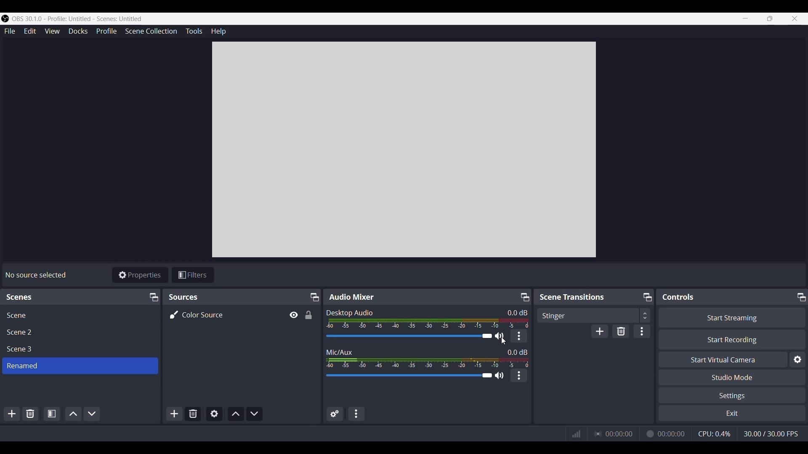 This screenshot has height=454, width=808. What do you see at coordinates (723, 359) in the screenshot?
I see `Start virtual camera` at bounding box center [723, 359].